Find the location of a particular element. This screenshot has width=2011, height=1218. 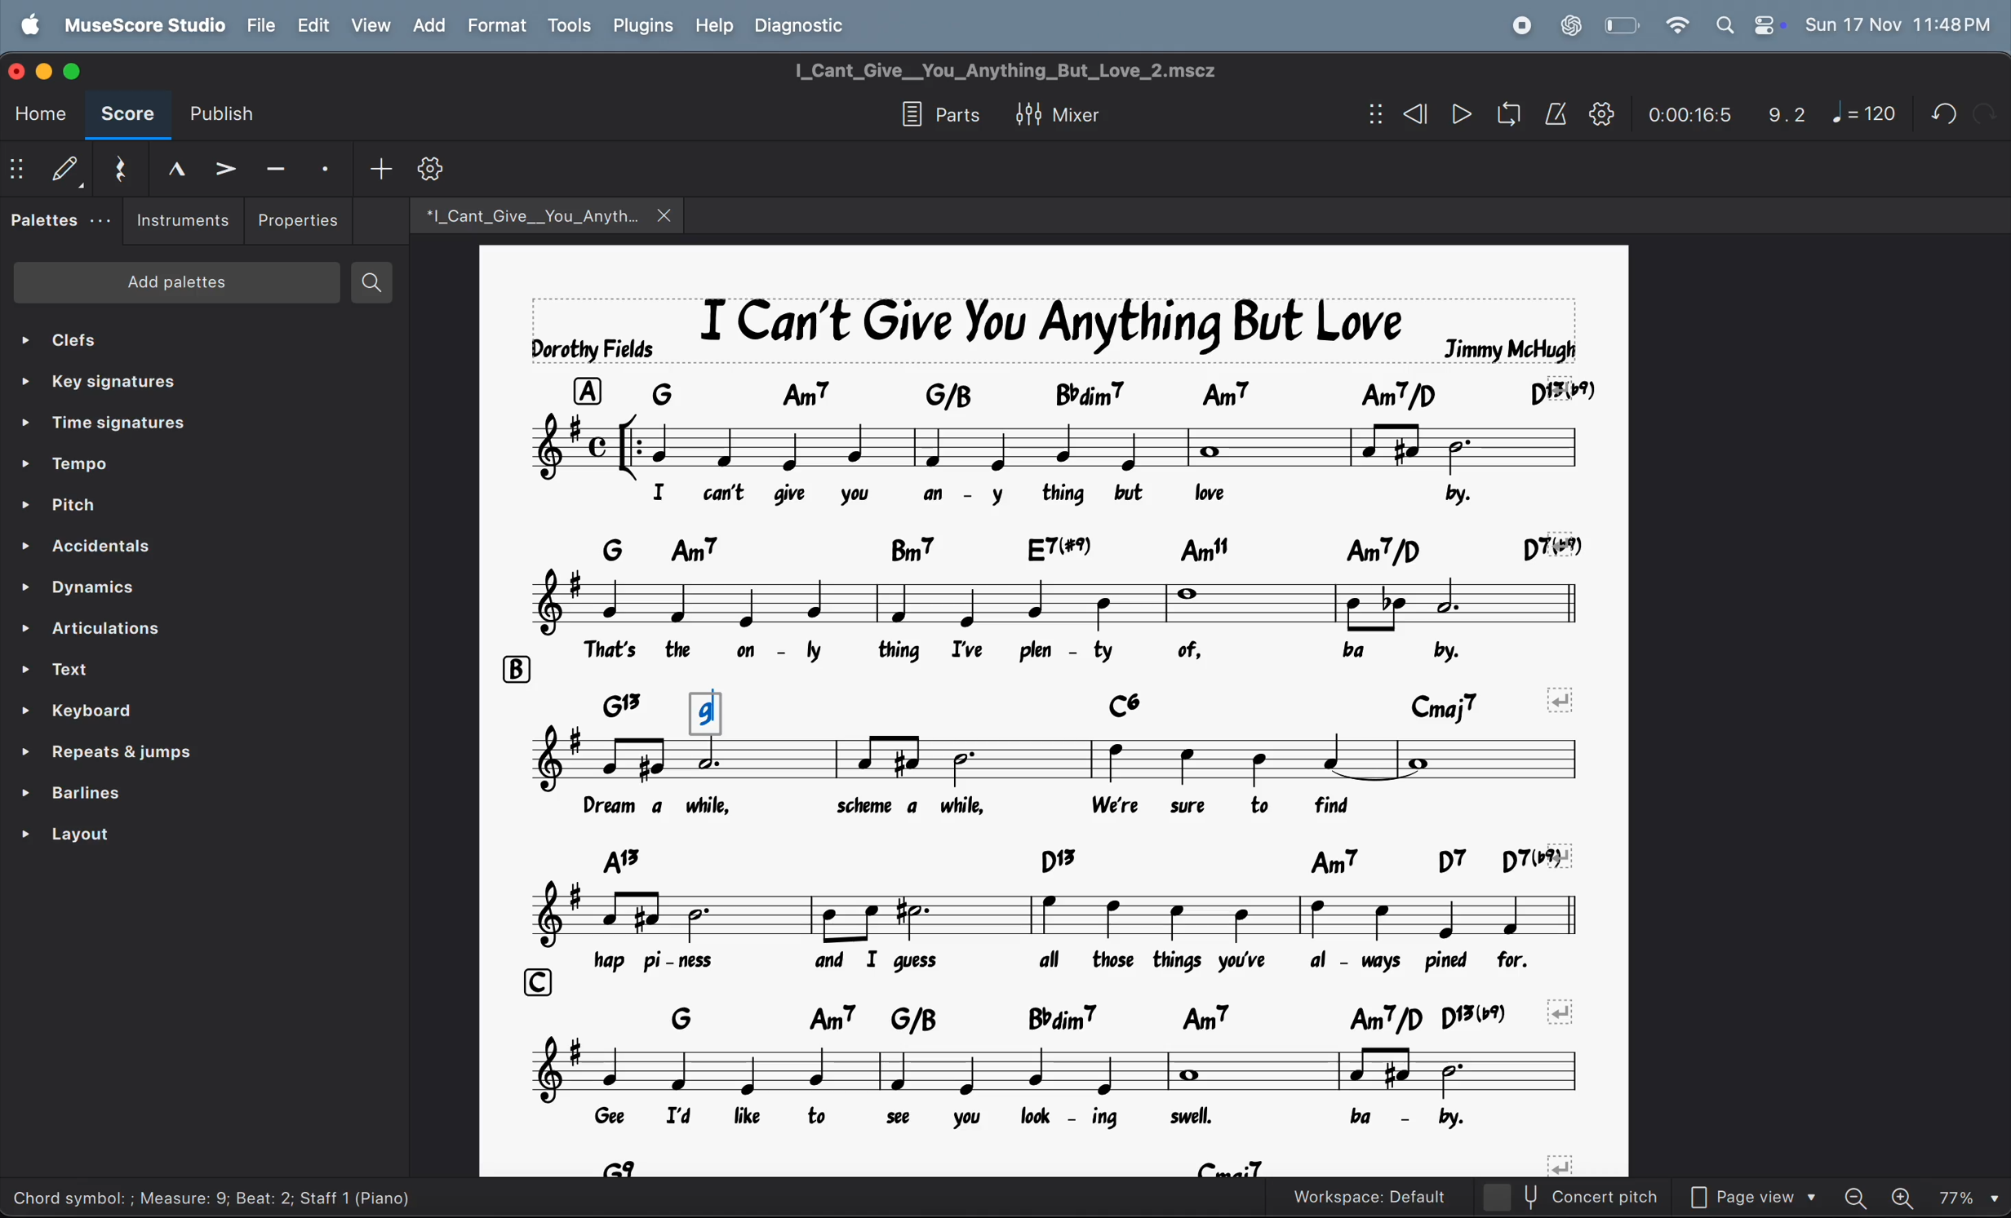

zoom in zoom out is located at coordinates (1919, 1198).